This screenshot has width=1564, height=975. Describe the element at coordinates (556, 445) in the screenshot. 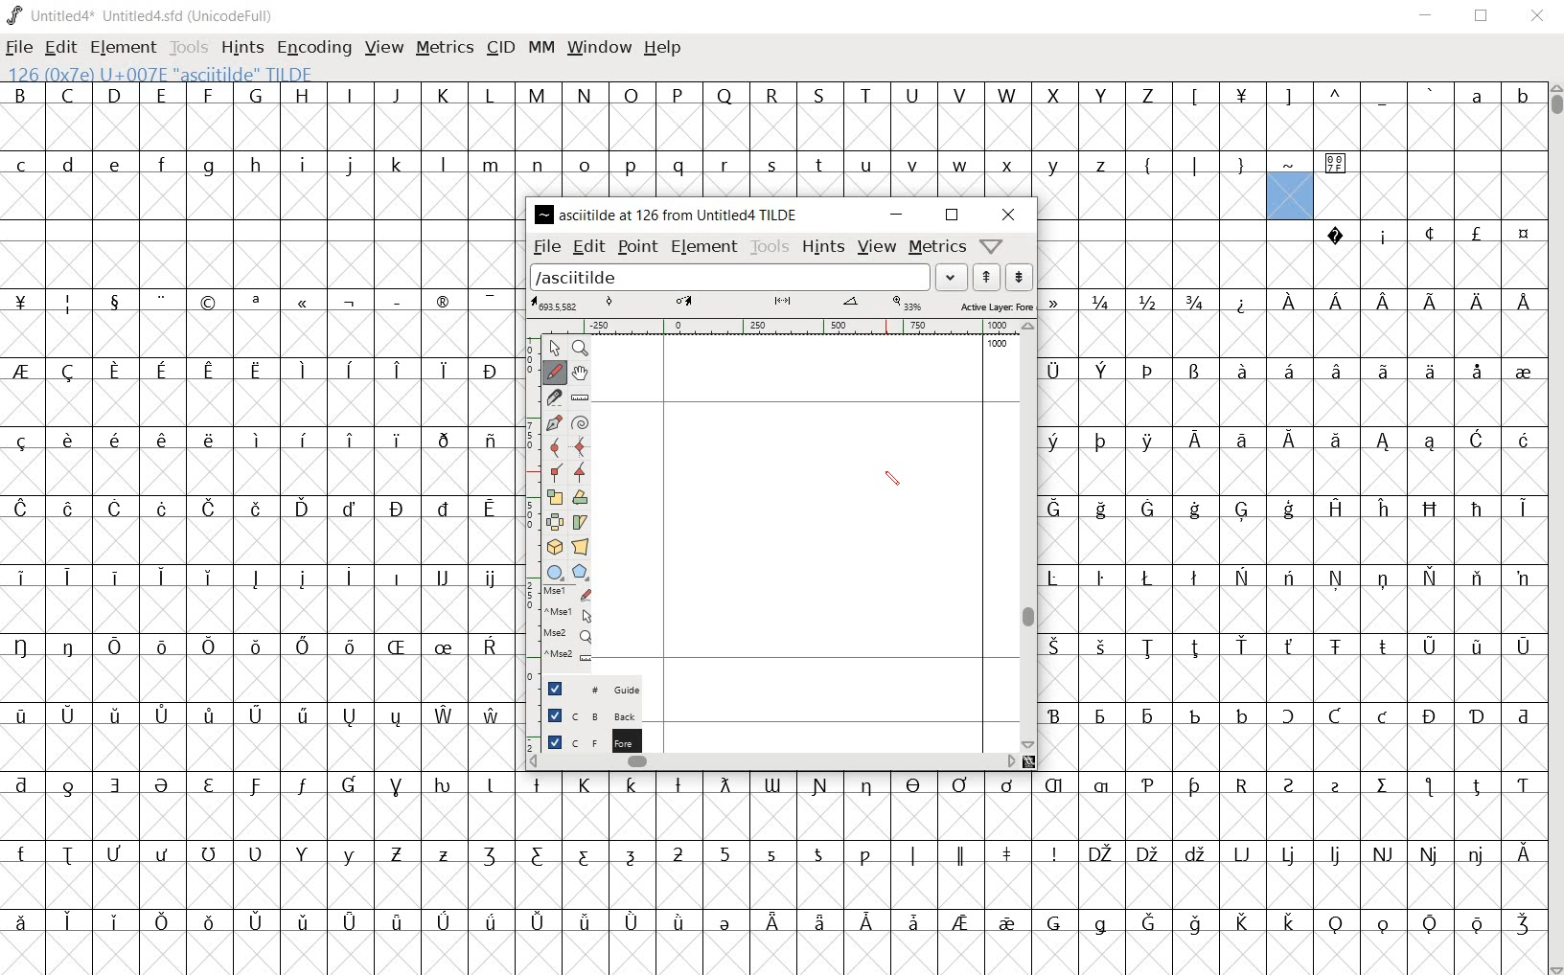

I see `add a curve point` at that location.